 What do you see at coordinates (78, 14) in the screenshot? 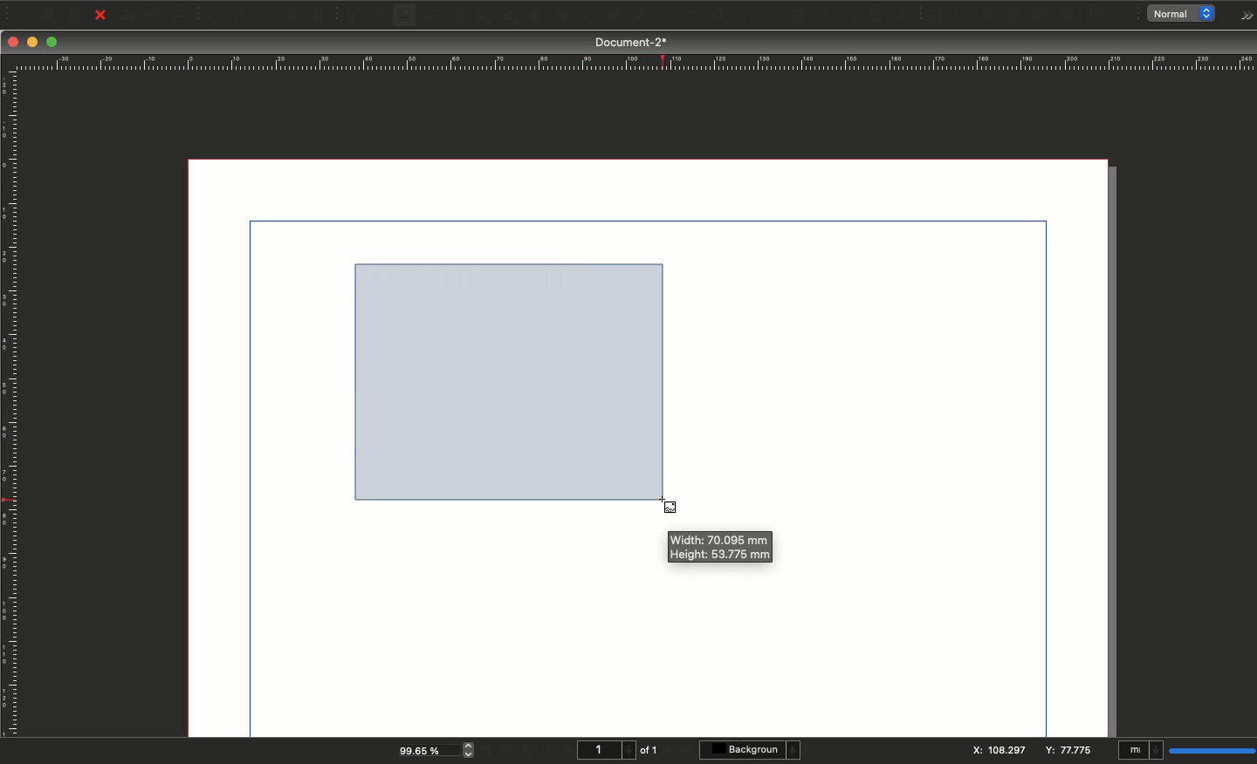
I see `Save` at bounding box center [78, 14].